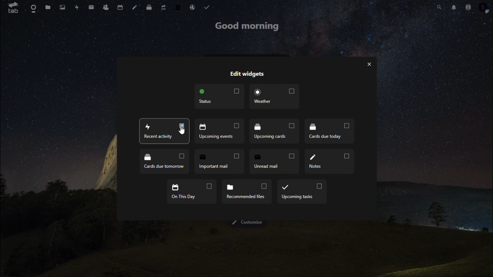 The width and height of the screenshot is (493, 277). I want to click on message, so click(91, 8).